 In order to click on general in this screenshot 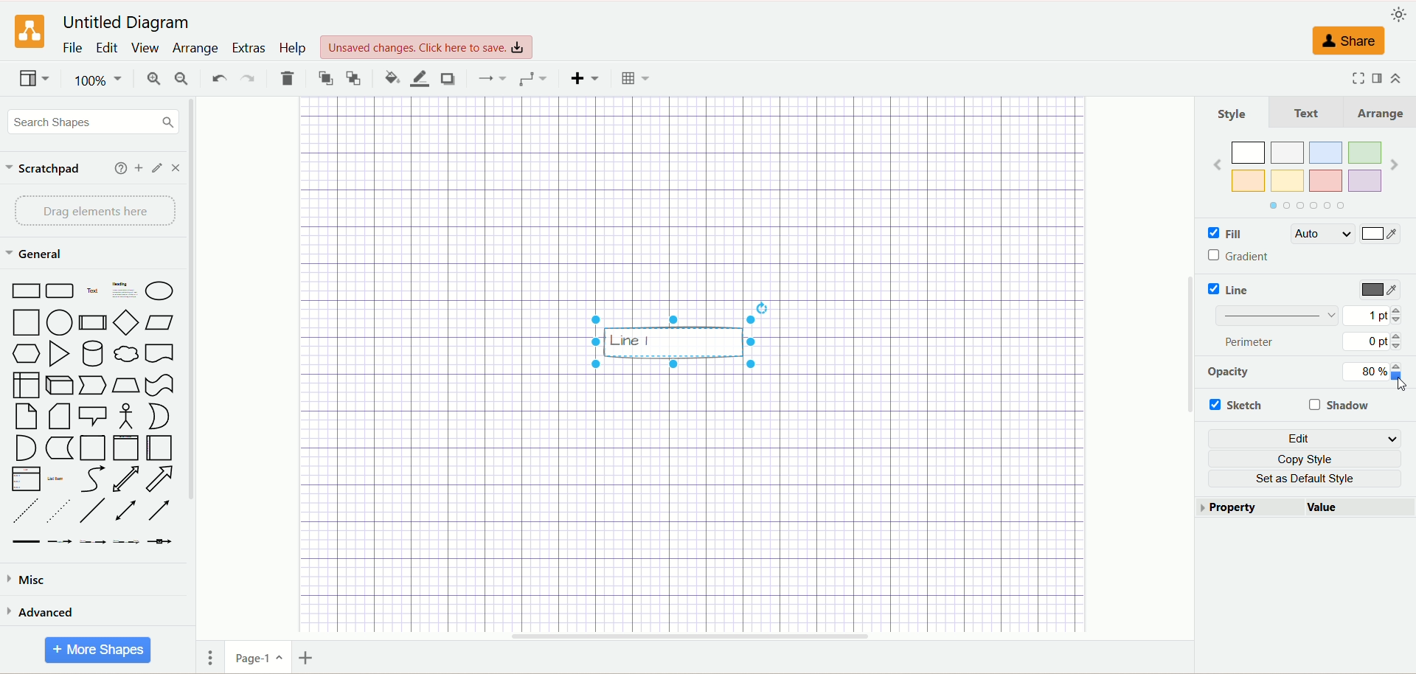, I will do `click(36, 253)`.